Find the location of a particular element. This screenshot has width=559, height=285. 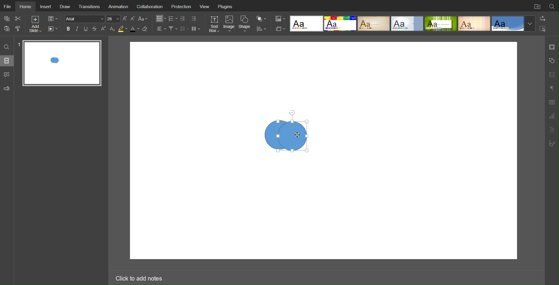

Search is located at coordinates (552, 6).